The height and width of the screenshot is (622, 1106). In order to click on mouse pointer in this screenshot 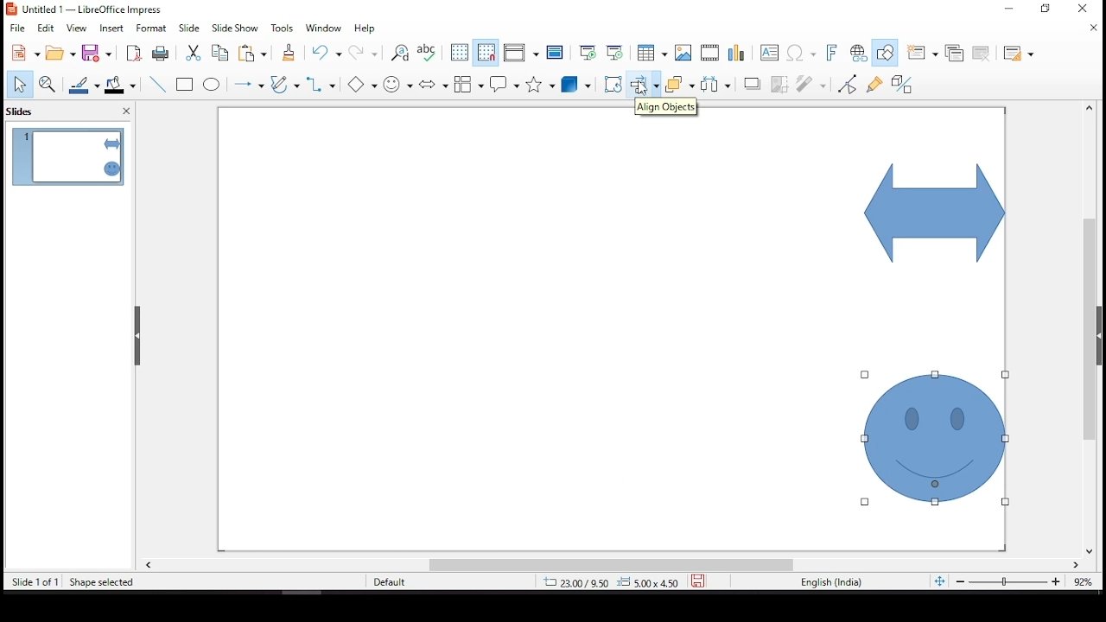, I will do `click(644, 88)`.